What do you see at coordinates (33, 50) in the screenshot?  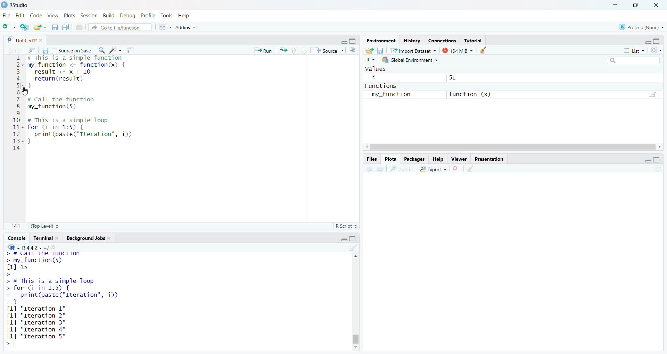 I see `show in new window` at bounding box center [33, 50].